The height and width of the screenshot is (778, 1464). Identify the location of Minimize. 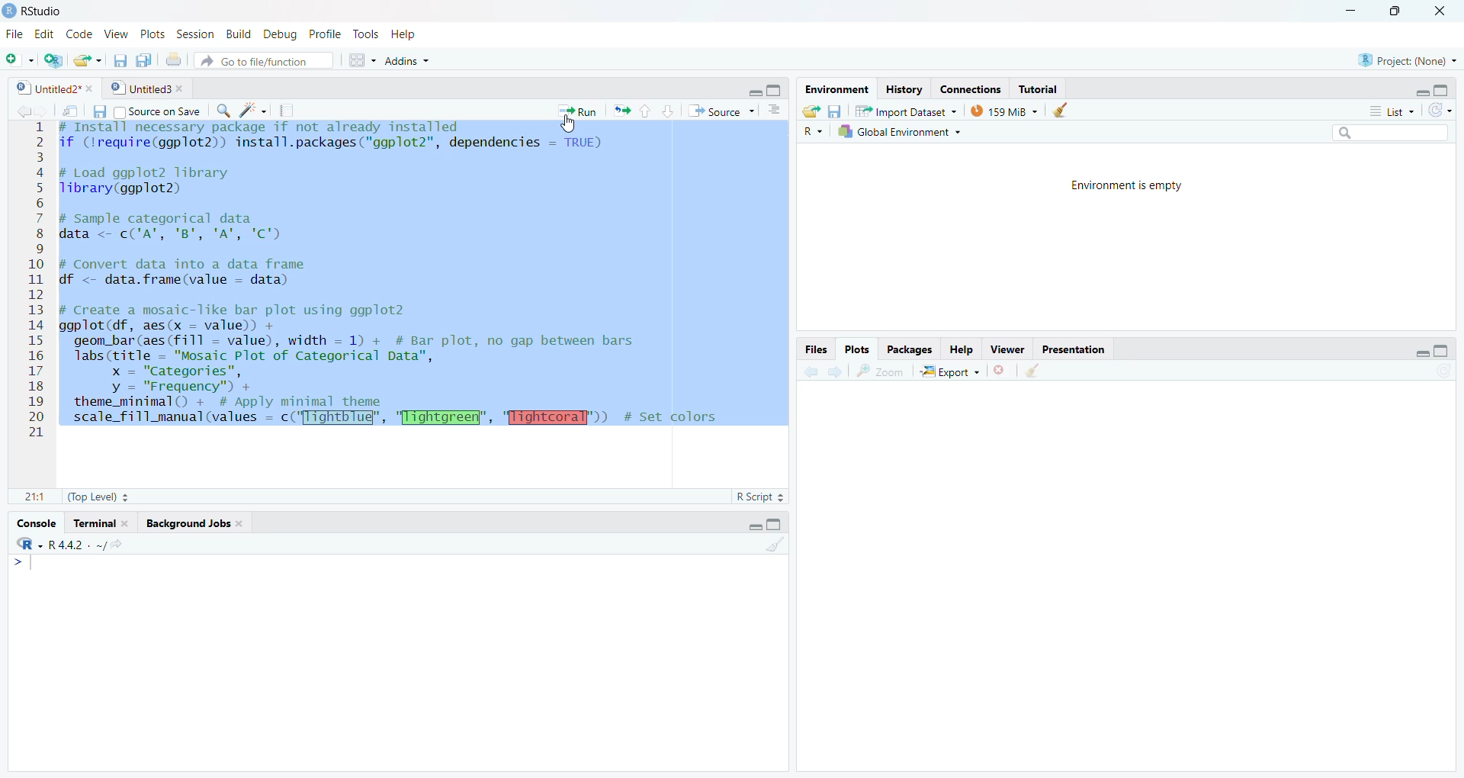
(1421, 89).